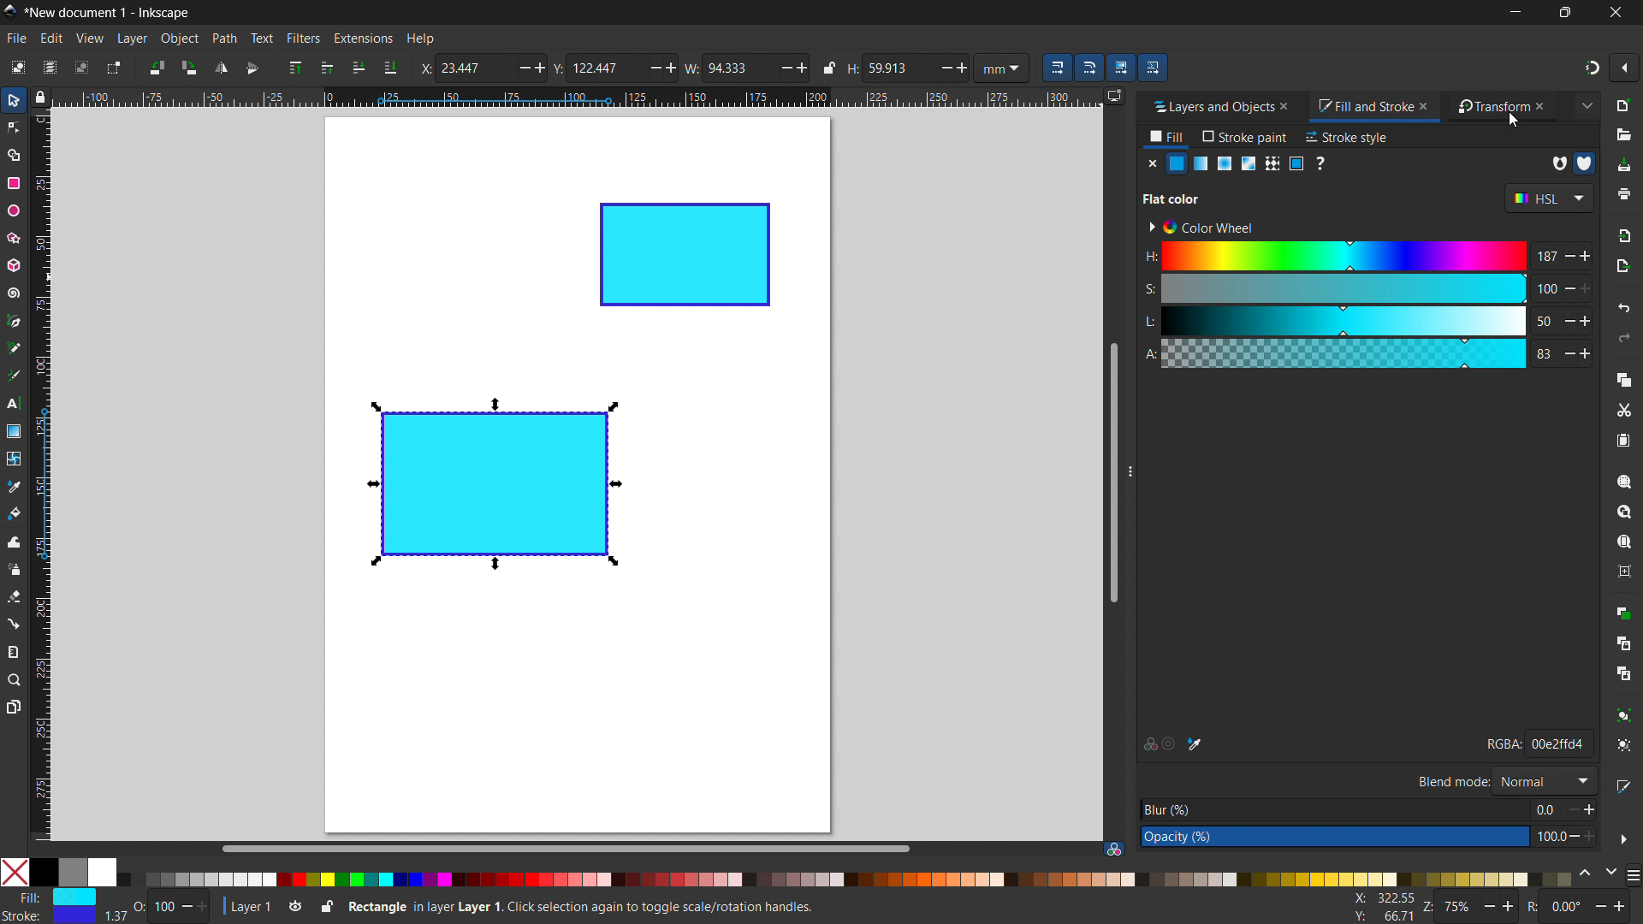  What do you see at coordinates (1624, 482) in the screenshot?
I see `zoom selection` at bounding box center [1624, 482].